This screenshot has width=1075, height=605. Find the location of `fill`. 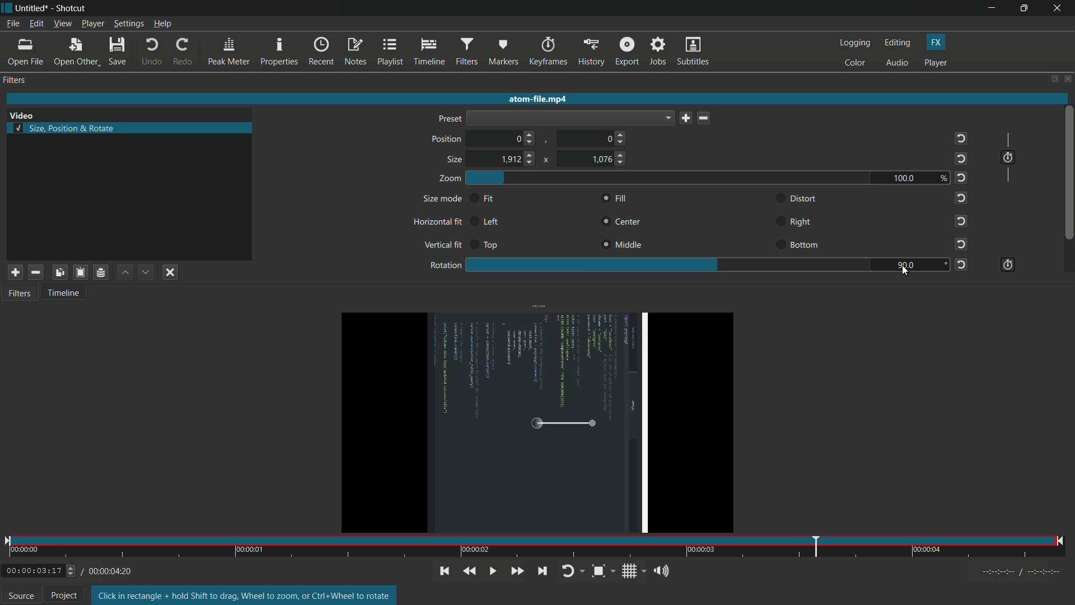

fill is located at coordinates (614, 199).